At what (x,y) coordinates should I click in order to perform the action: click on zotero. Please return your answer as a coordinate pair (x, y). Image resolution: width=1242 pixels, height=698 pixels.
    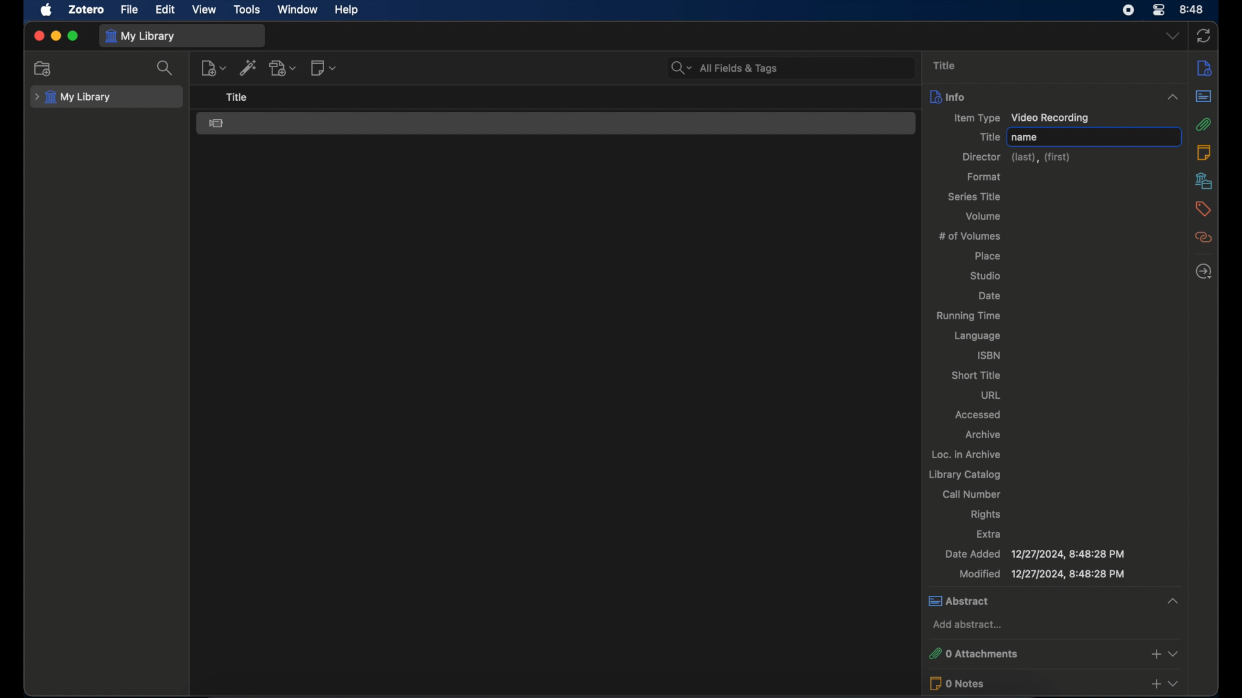
    Looking at the image, I should click on (85, 9).